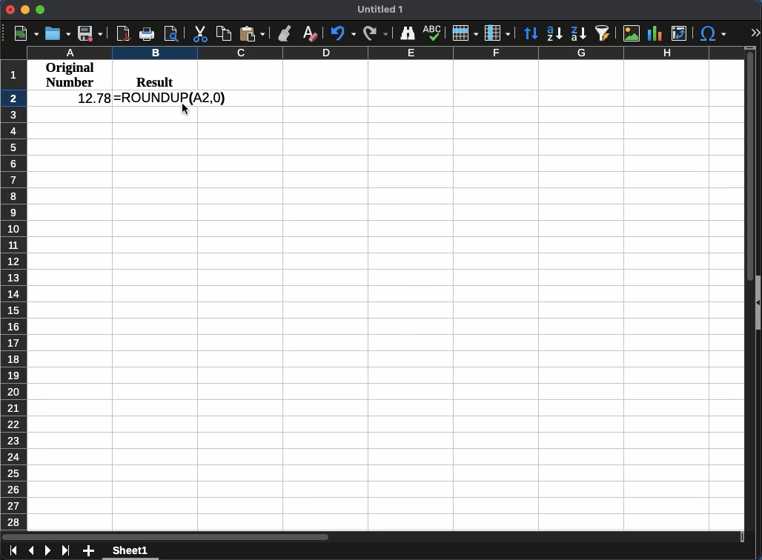  Describe the element at coordinates (201, 34) in the screenshot. I see `cut` at that location.